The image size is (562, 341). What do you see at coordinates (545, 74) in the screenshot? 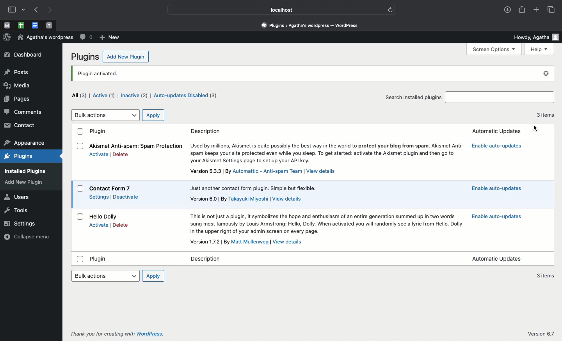
I see `close` at bounding box center [545, 74].